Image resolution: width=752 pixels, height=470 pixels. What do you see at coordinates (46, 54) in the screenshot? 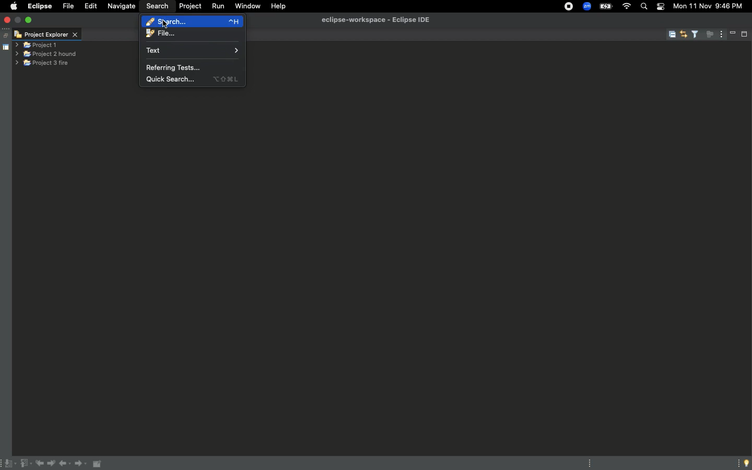
I see `Project 2 hound` at bounding box center [46, 54].